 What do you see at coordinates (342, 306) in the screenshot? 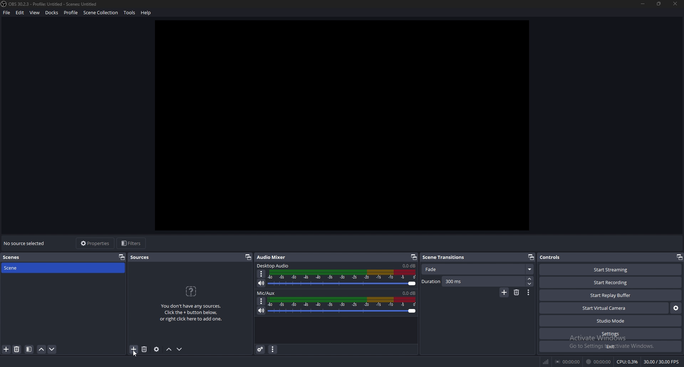
I see `volume adjust` at bounding box center [342, 306].